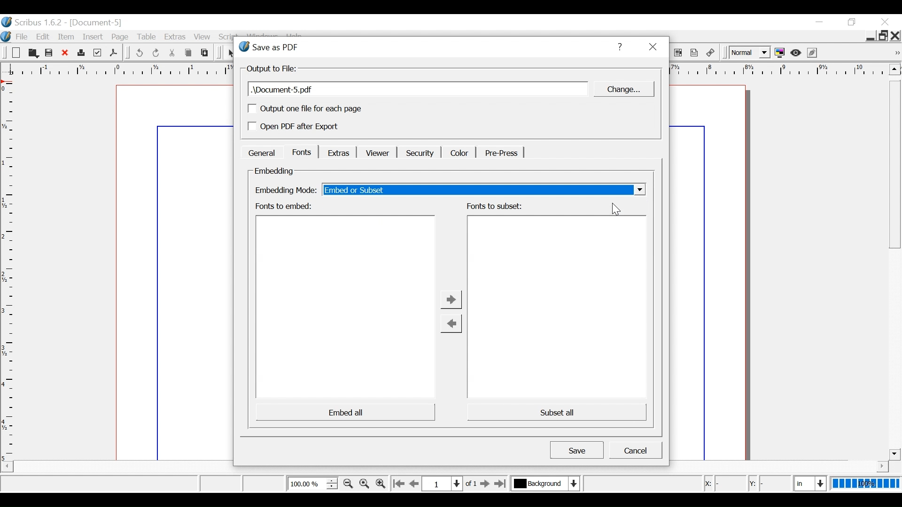 This screenshot has width=902, height=507. What do you see at coordinates (811, 482) in the screenshot?
I see `Current position in units` at bounding box center [811, 482].